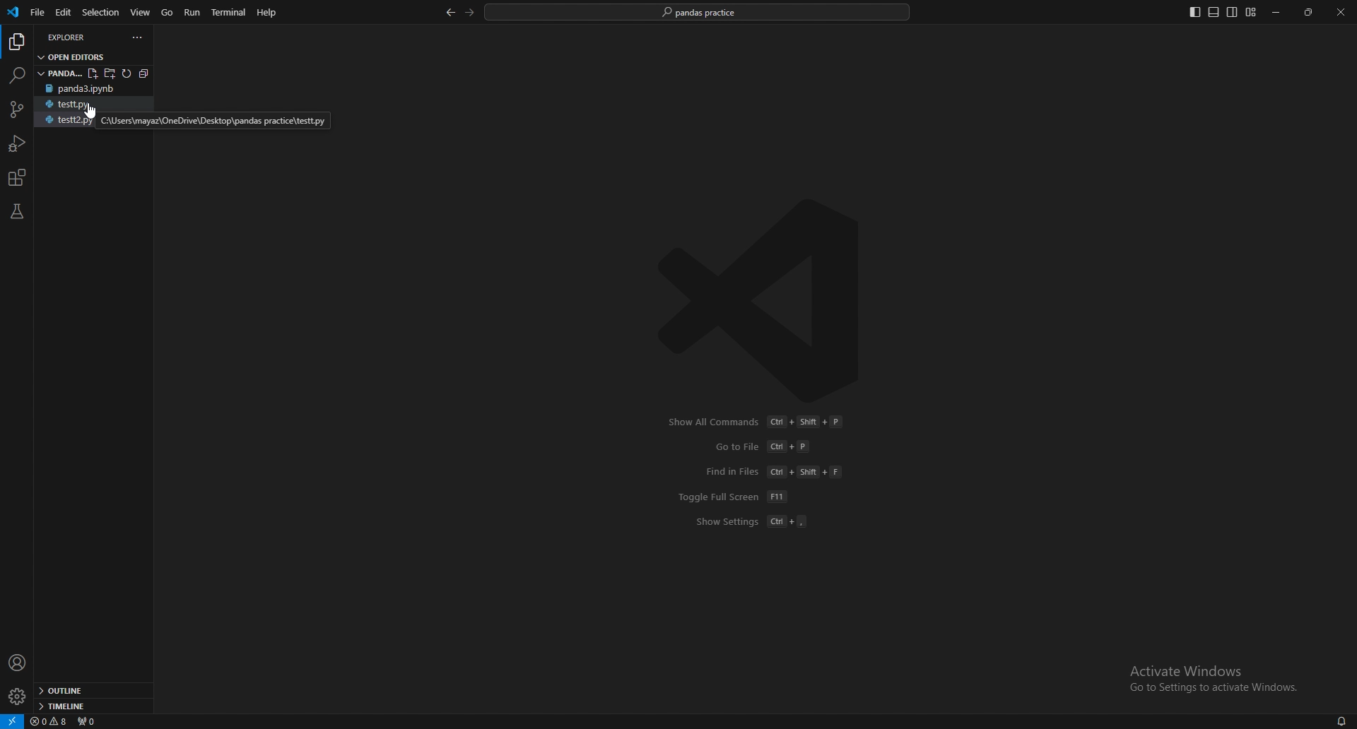  I want to click on source control, so click(16, 109).